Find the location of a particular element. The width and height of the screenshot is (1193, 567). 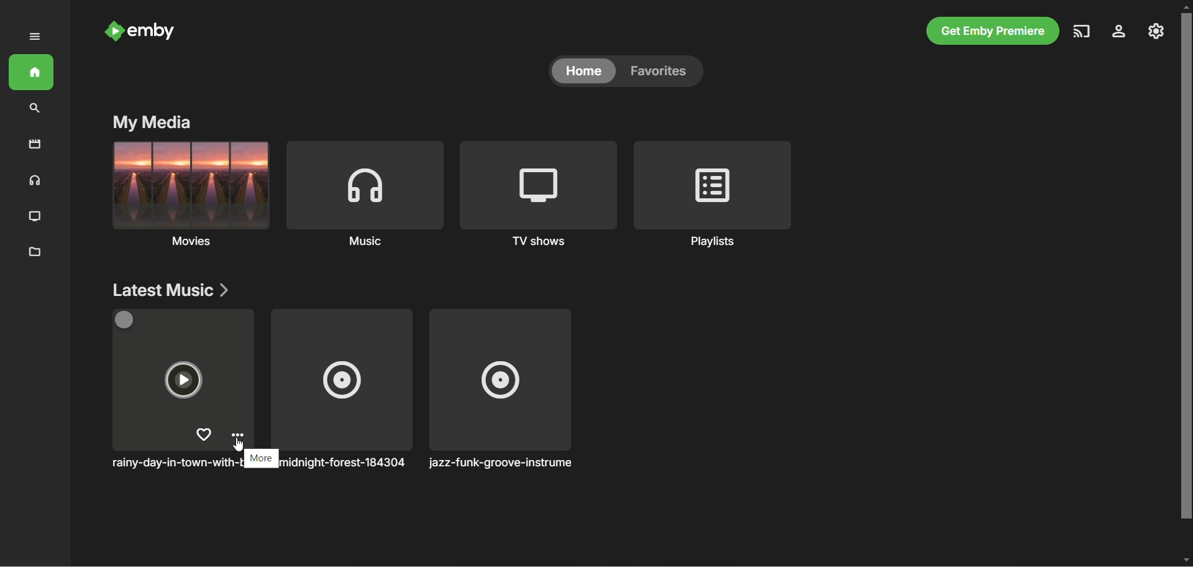

music album is located at coordinates (501, 389).